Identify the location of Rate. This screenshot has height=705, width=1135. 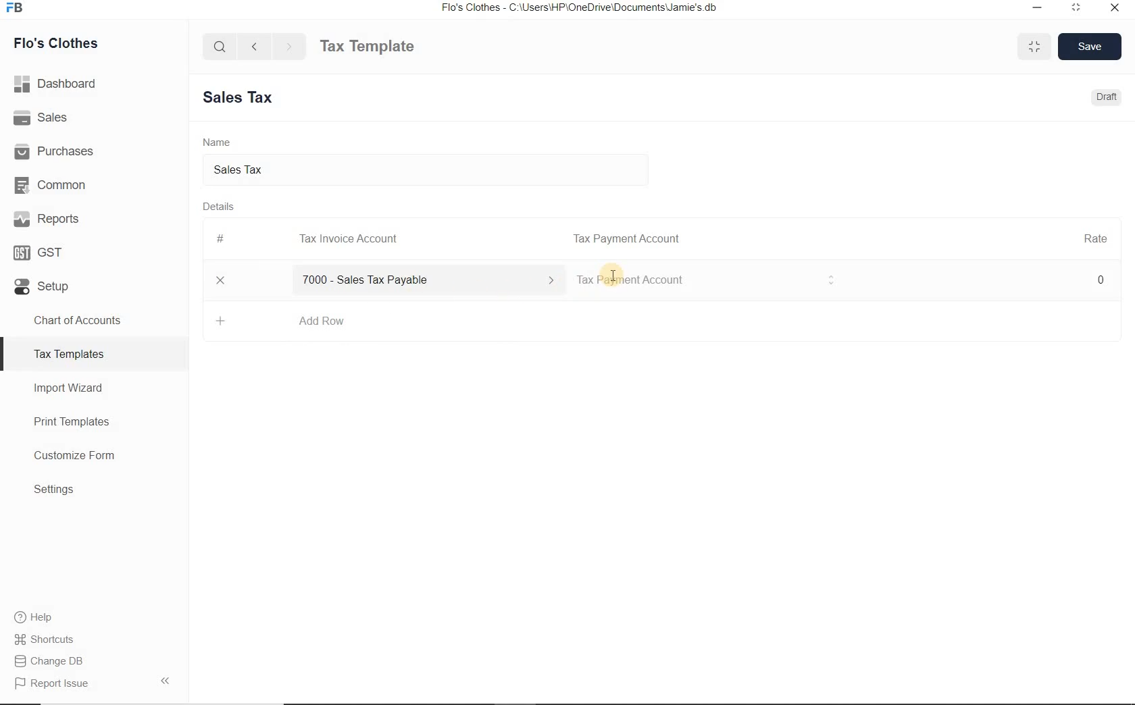
(1095, 237).